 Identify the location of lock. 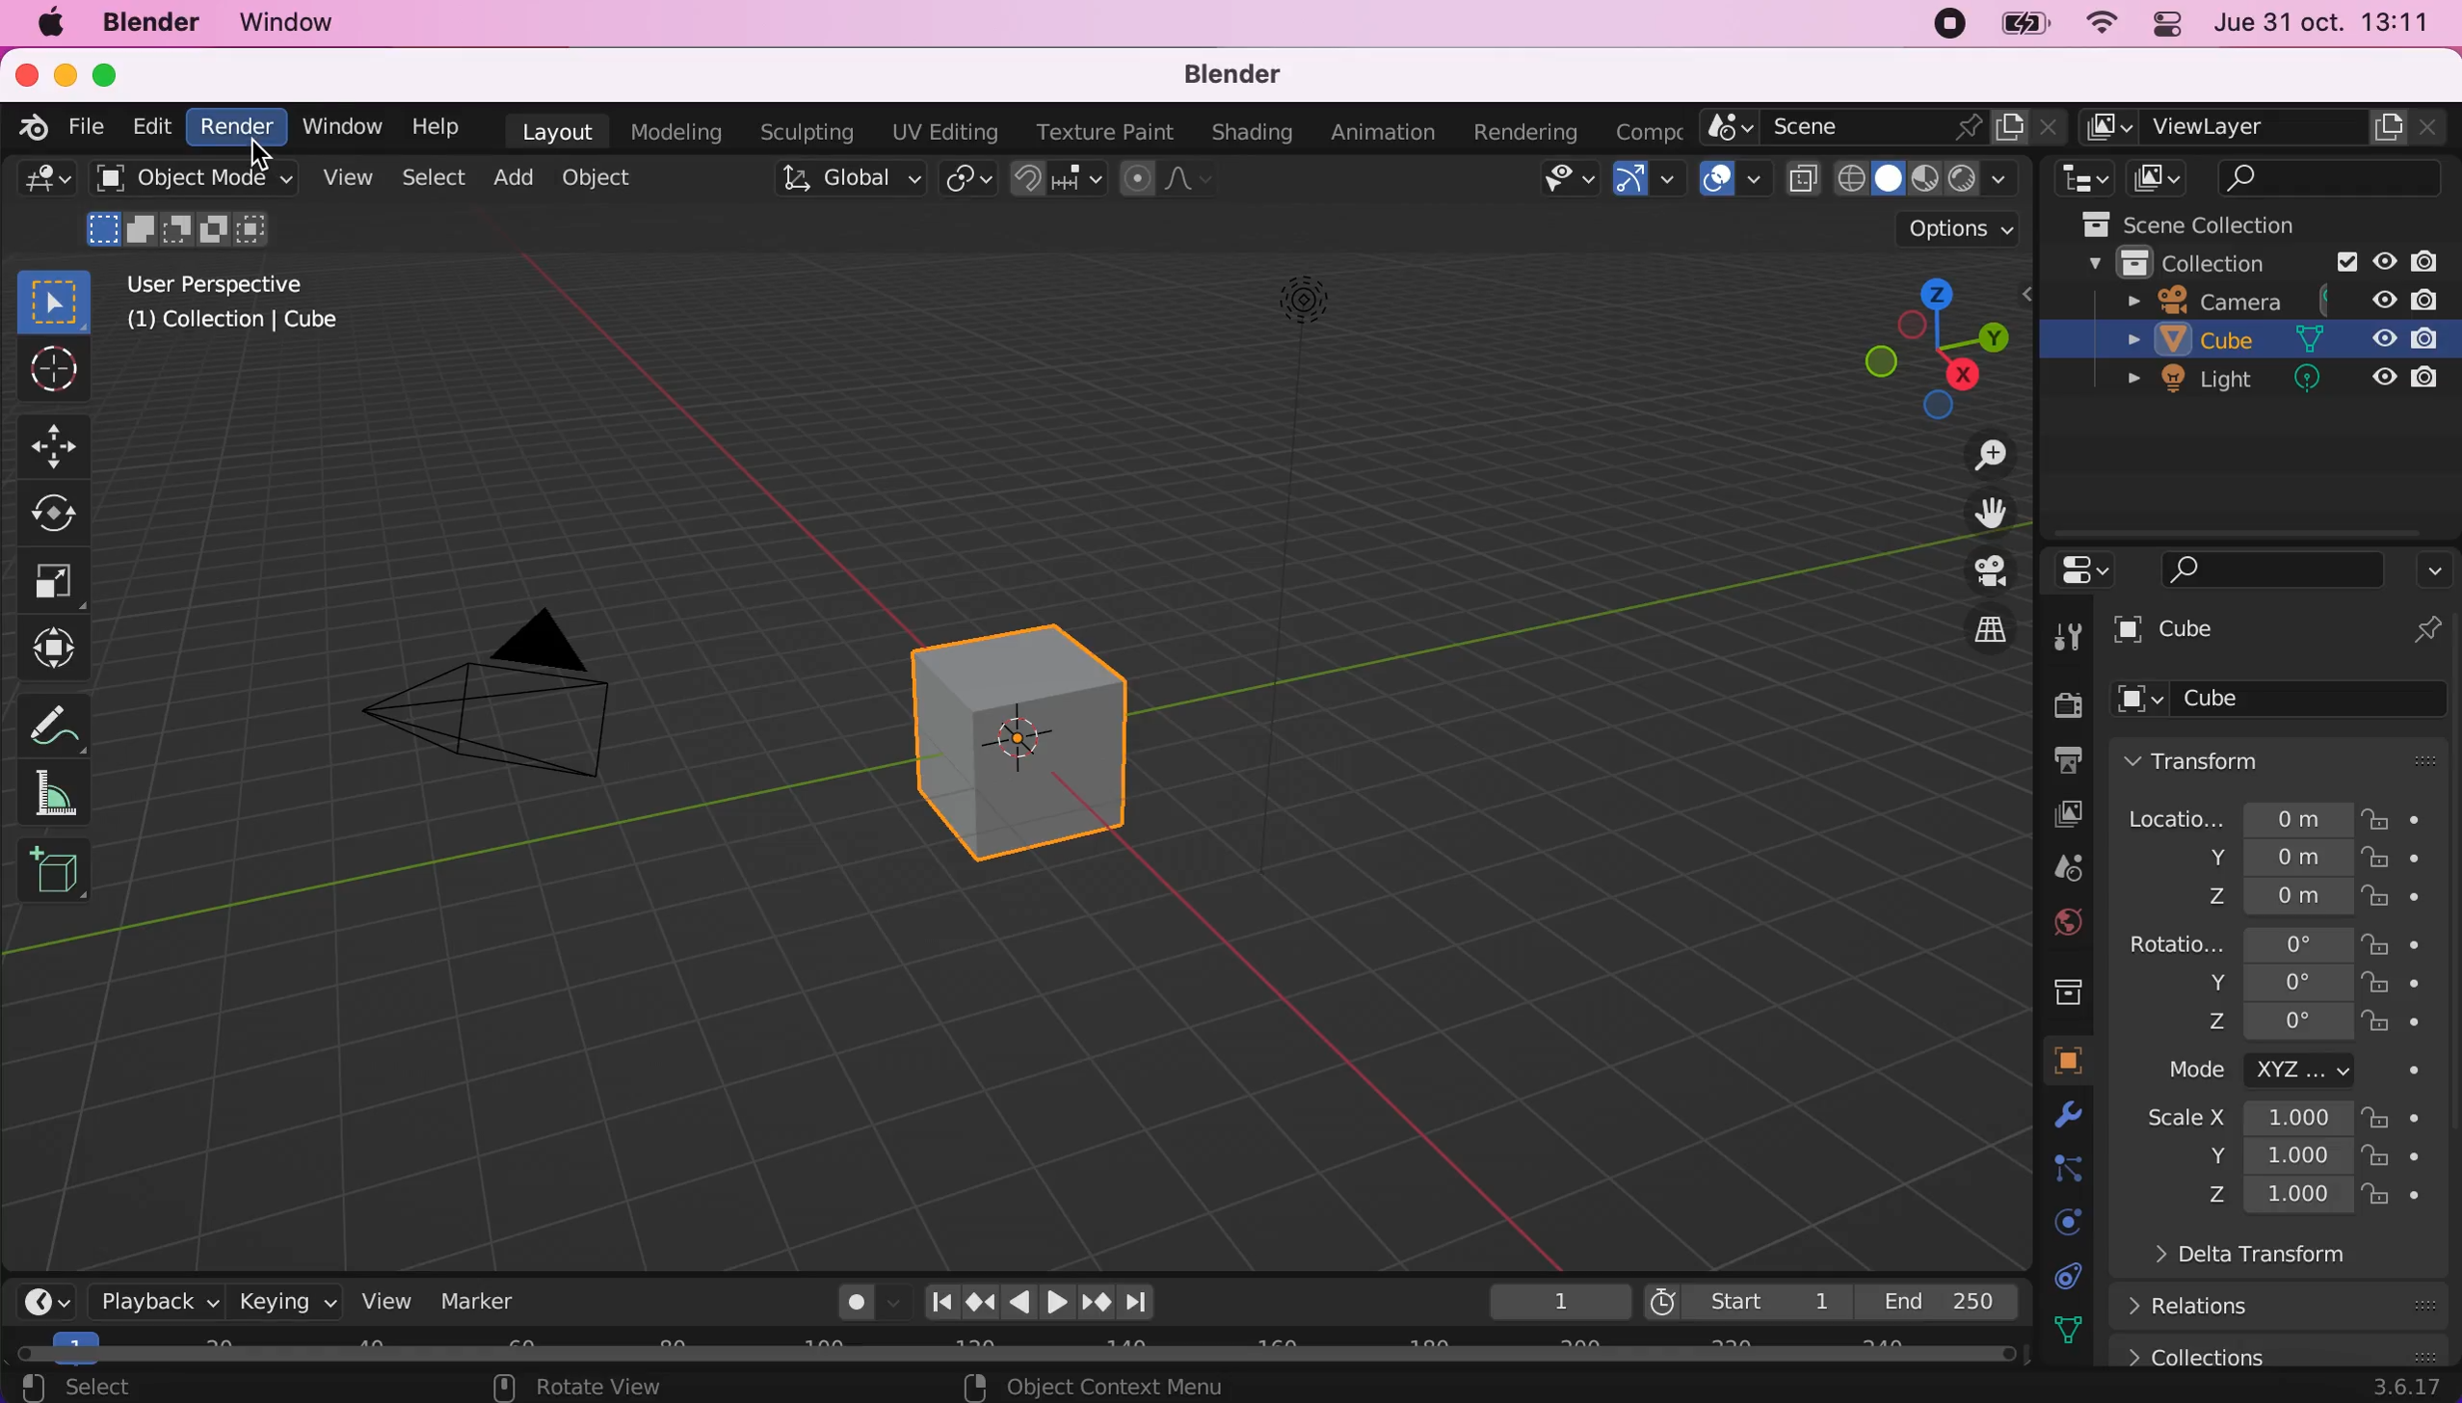
(2396, 1121).